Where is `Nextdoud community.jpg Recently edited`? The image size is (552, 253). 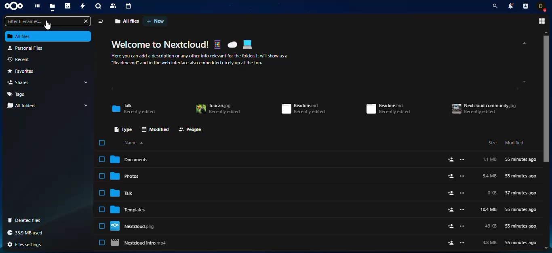
Nextdoud community.jpg Recently edited is located at coordinates (484, 109).